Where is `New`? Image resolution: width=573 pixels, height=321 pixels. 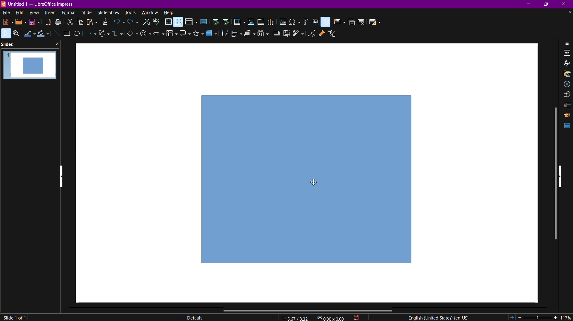 New is located at coordinates (5, 21).